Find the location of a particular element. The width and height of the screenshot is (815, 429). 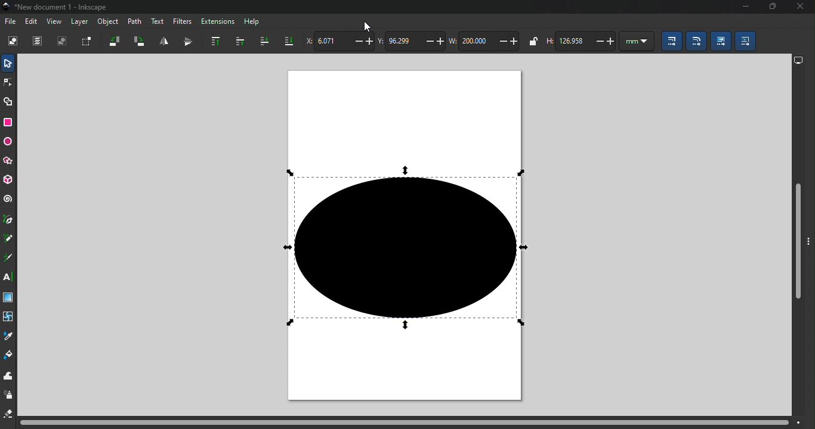

Minimize is located at coordinates (742, 7).